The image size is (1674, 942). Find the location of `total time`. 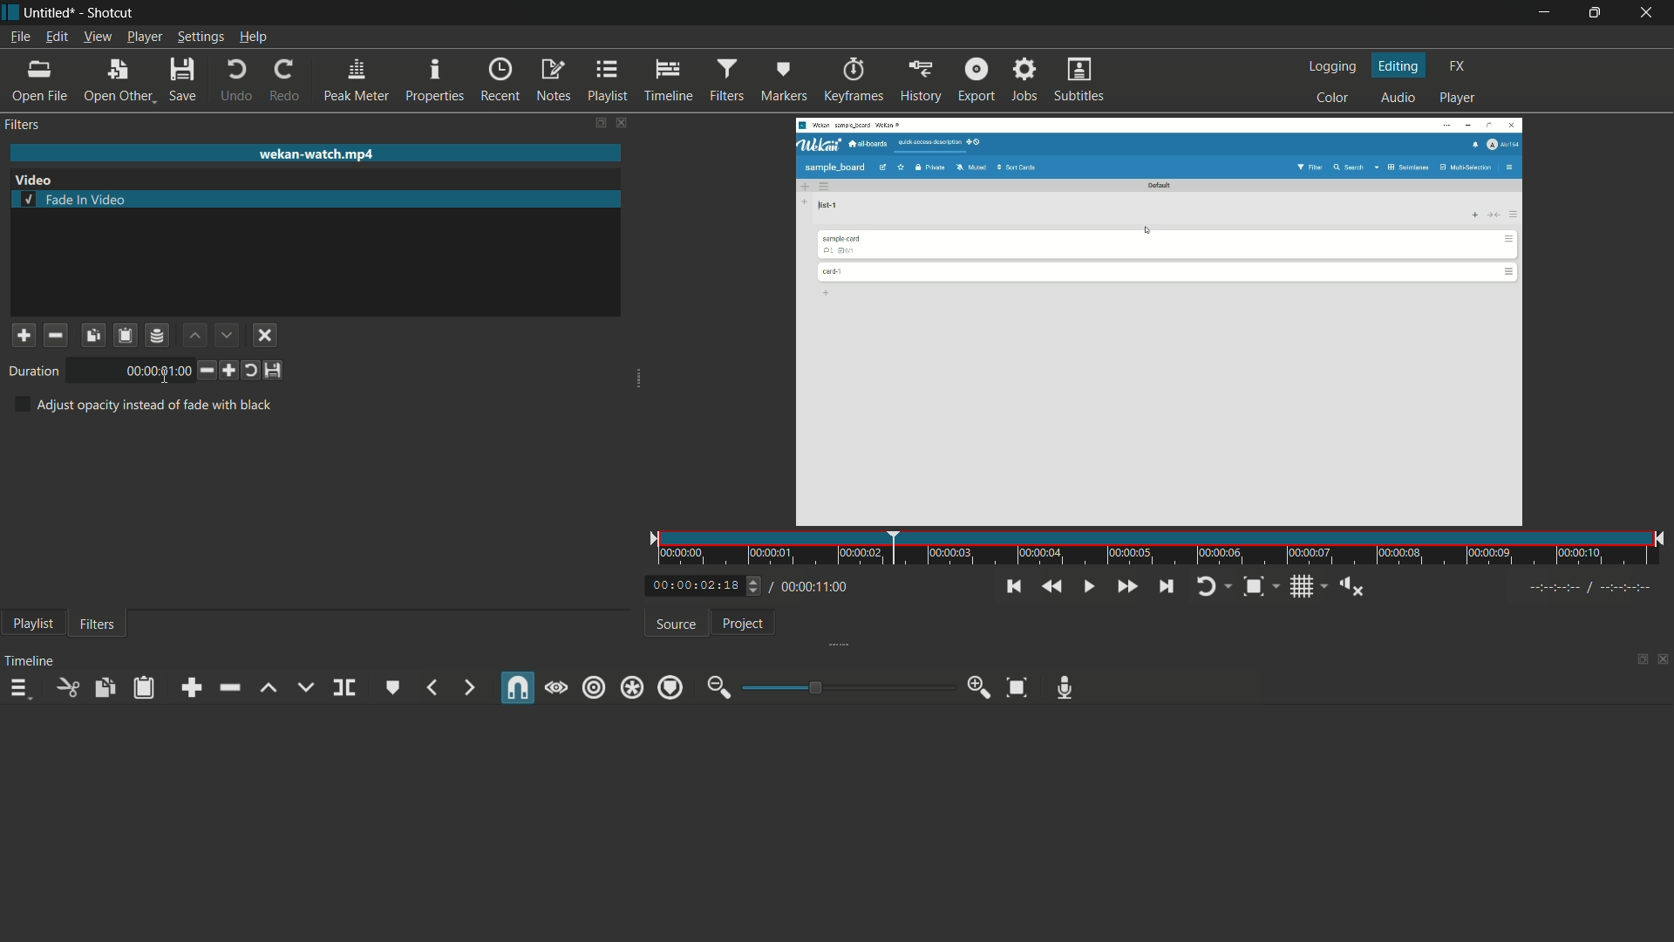

total time is located at coordinates (819, 587).